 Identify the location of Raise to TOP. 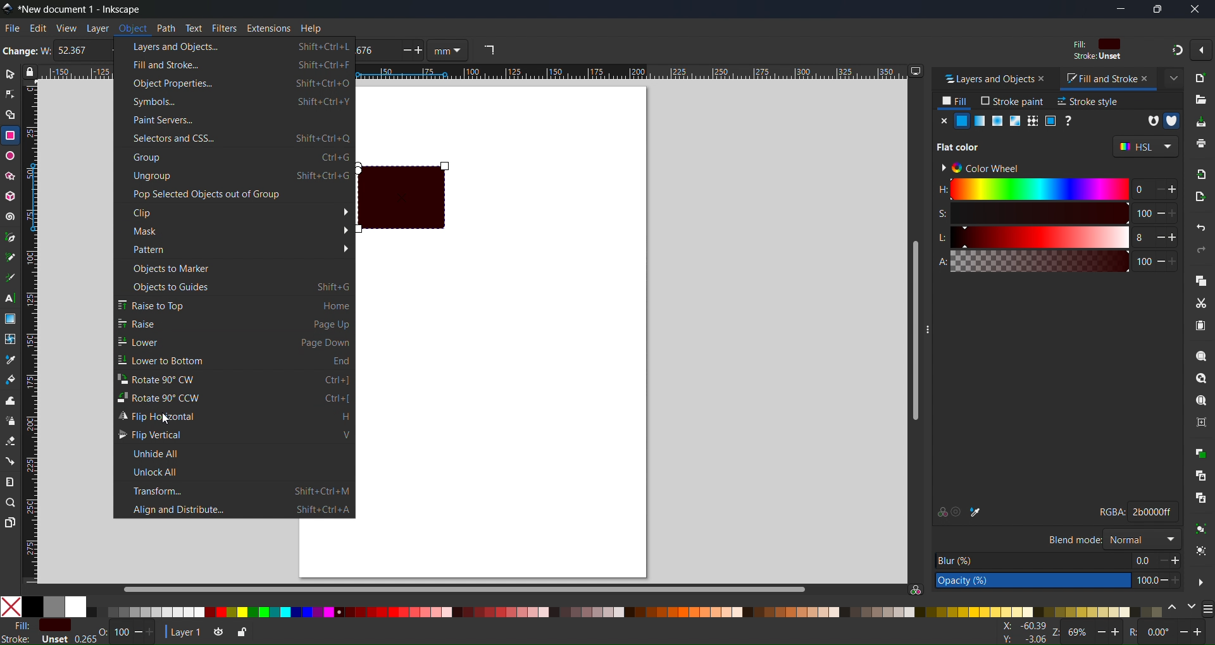
(235, 305).